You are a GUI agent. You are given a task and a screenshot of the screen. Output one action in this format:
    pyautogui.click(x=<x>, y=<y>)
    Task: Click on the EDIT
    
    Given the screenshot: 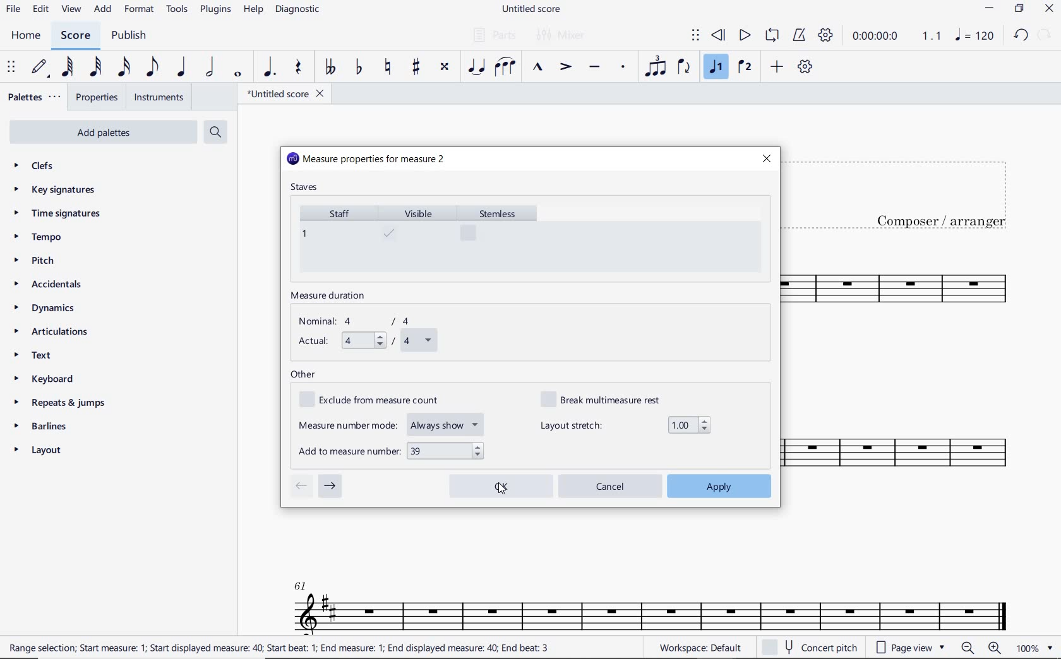 What is the action you would take?
    pyautogui.click(x=40, y=11)
    